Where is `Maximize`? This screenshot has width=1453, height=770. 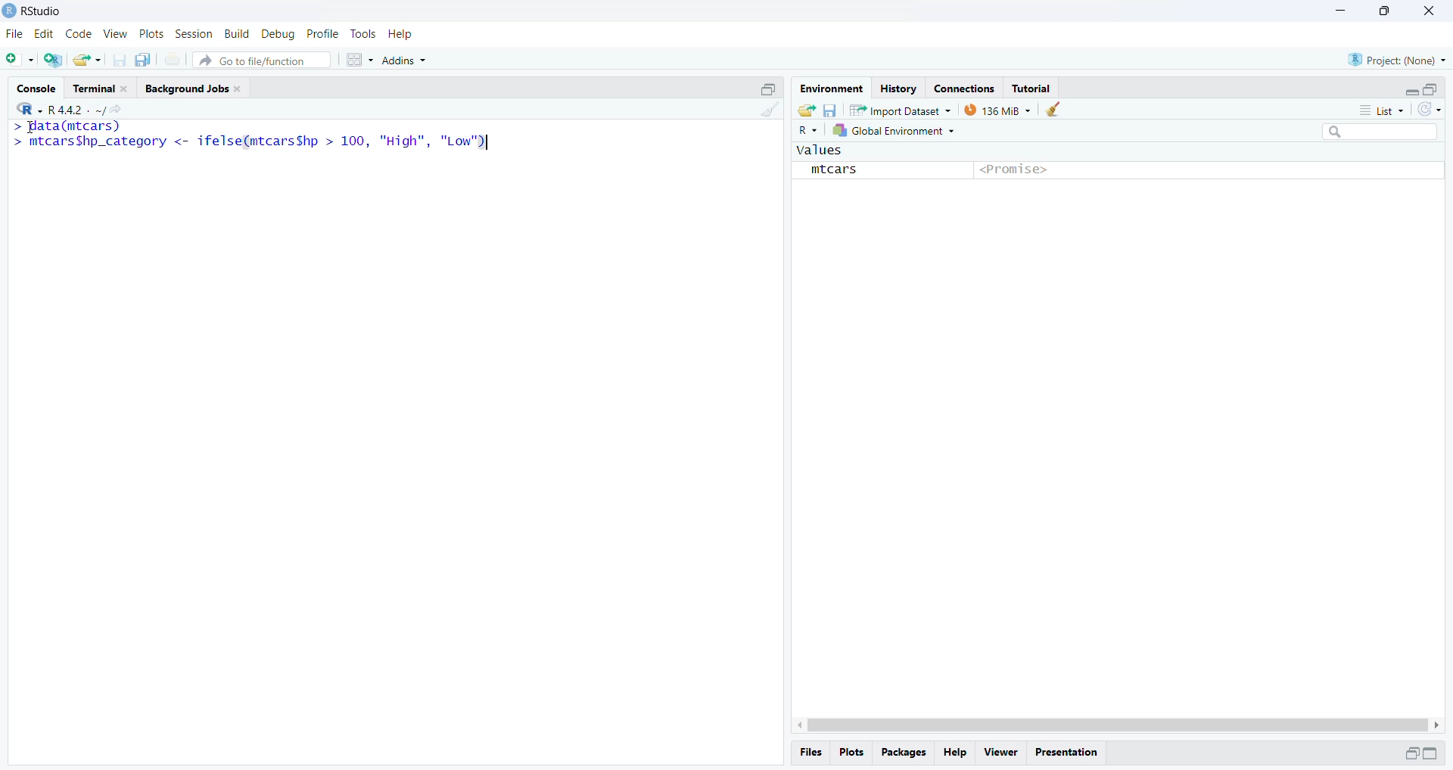 Maximize is located at coordinates (1431, 88).